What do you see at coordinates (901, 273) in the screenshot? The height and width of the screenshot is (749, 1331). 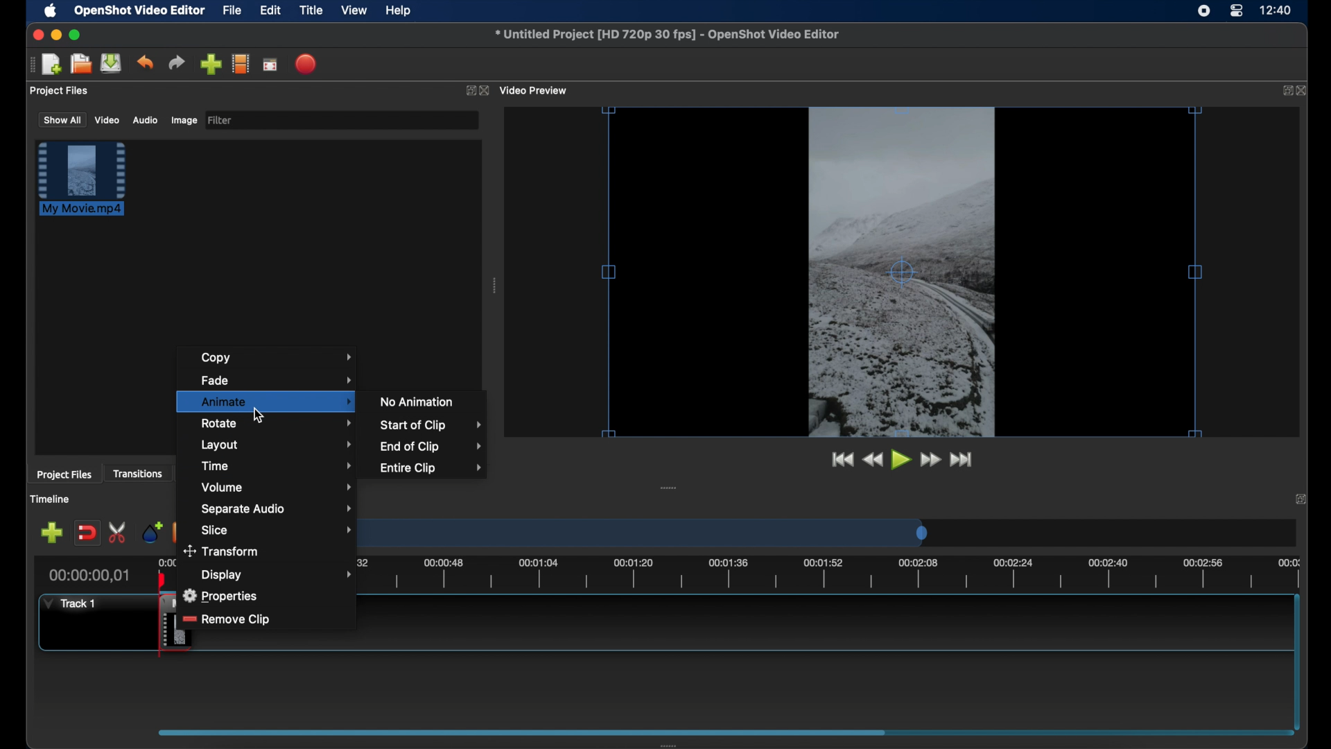 I see `video cursor` at bounding box center [901, 273].